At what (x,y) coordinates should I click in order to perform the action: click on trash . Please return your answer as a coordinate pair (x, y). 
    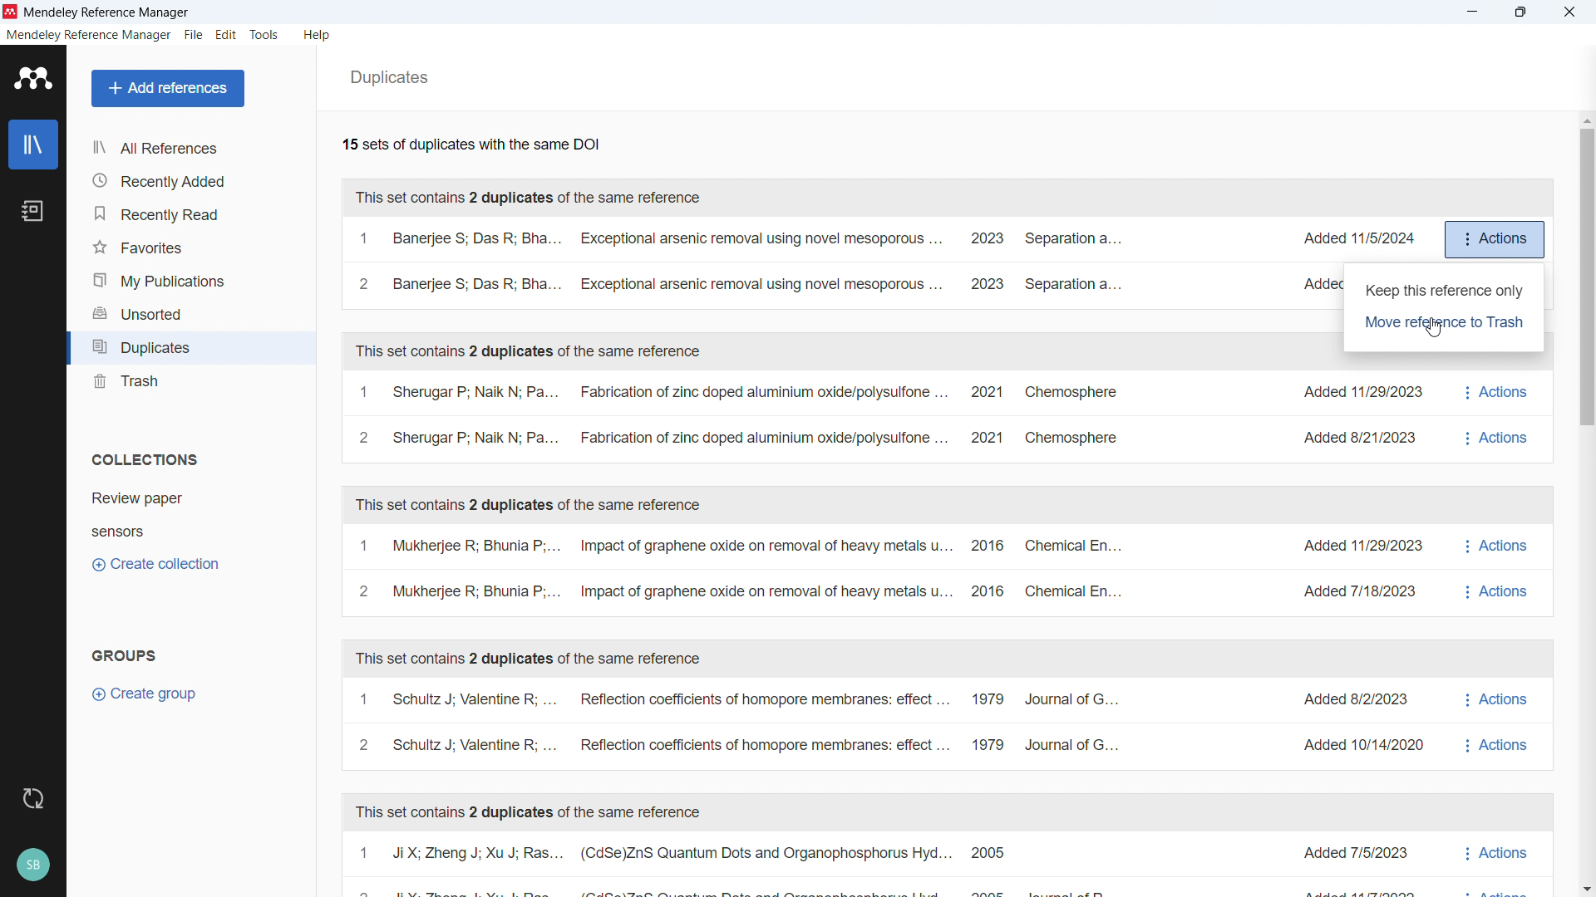
    Looking at the image, I should click on (190, 384).